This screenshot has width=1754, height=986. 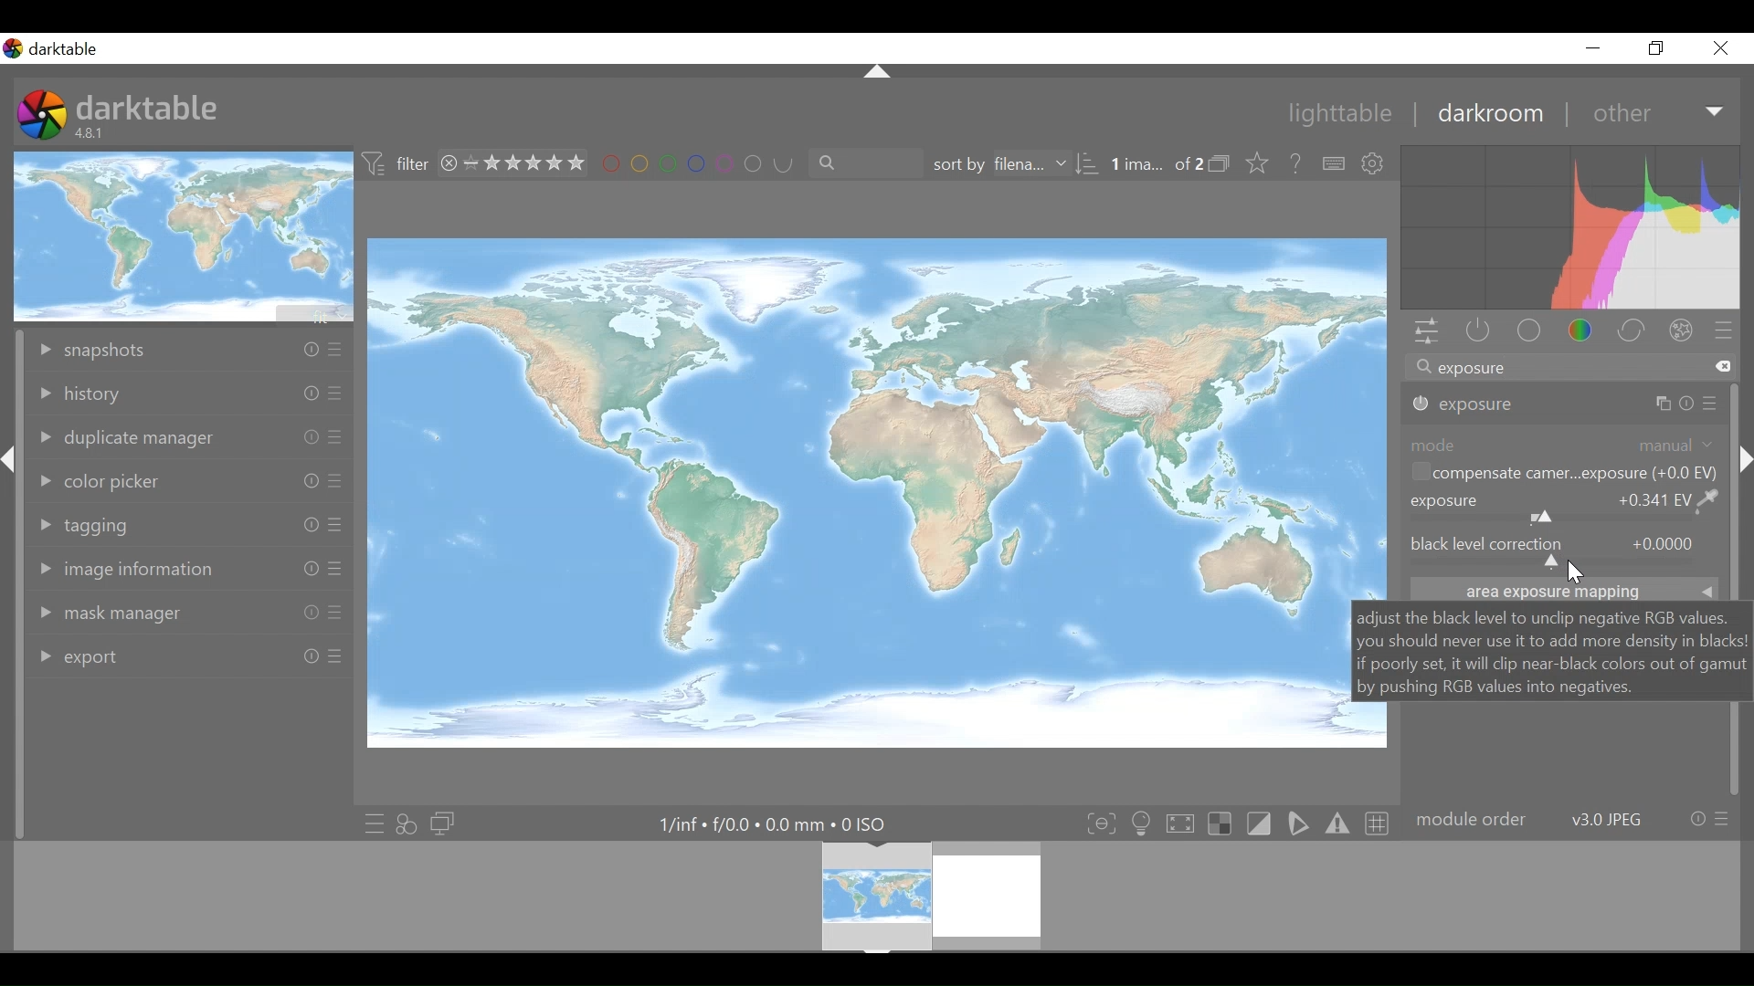 What do you see at coordinates (1565, 506) in the screenshot?
I see `exposure correction` at bounding box center [1565, 506].